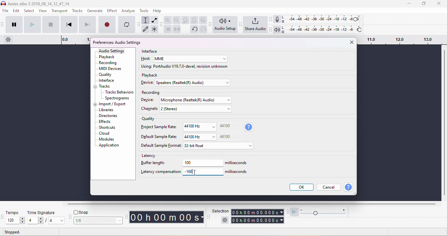 This screenshot has height=236, width=447. I want to click on tempo, so click(13, 213).